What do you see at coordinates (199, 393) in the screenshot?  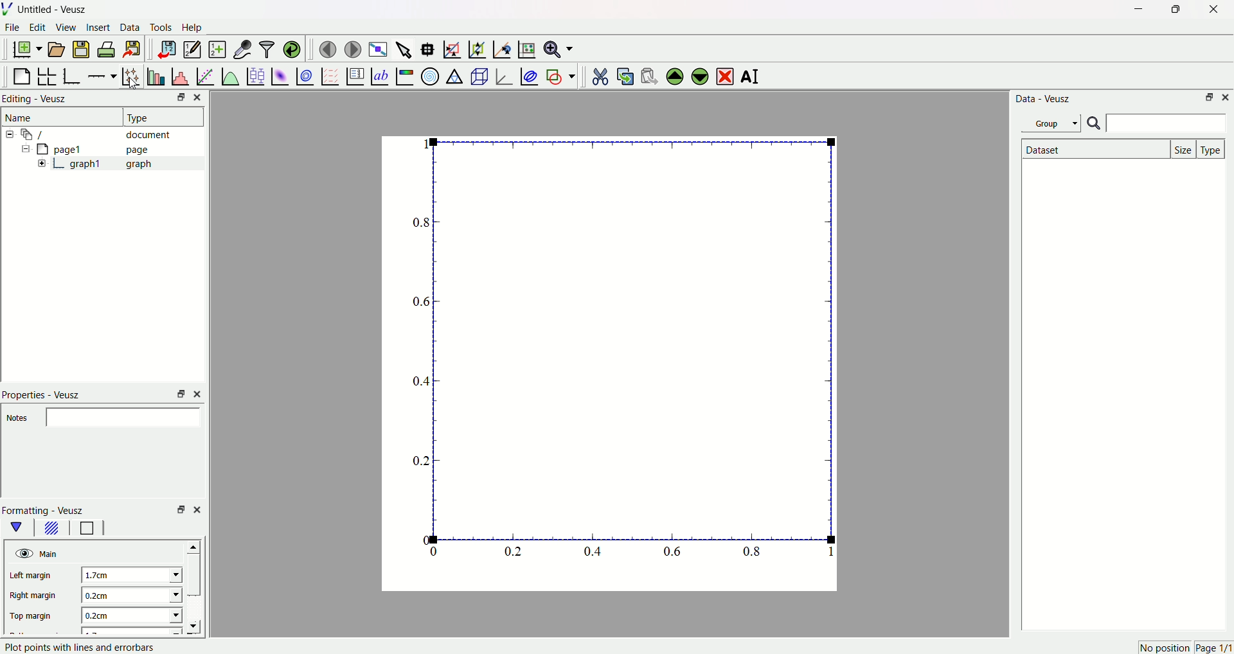 I see `close` at bounding box center [199, 393].